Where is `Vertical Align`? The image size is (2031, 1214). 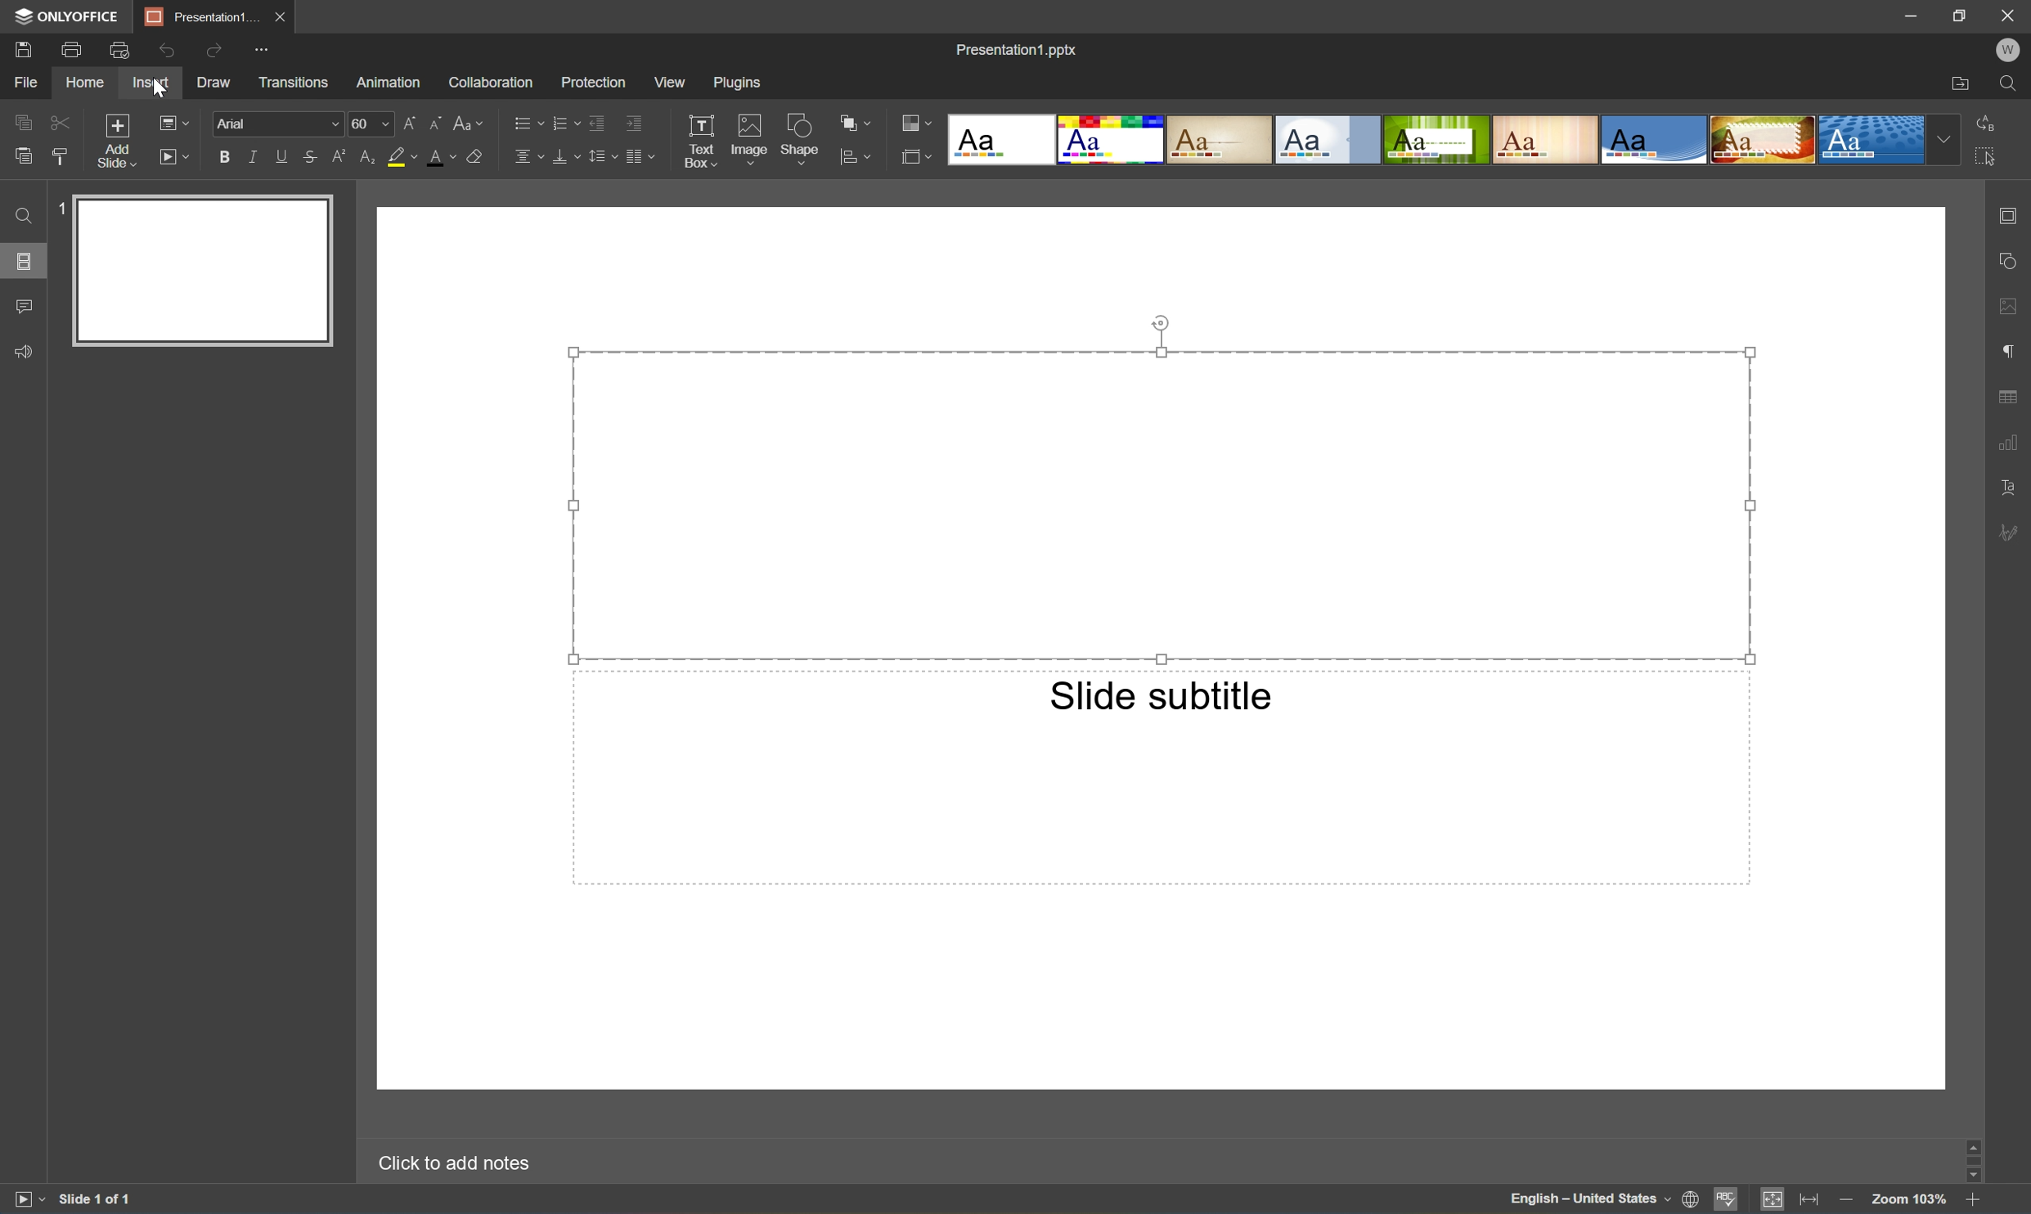 Vertical Align is located at coordinates (565, 158).